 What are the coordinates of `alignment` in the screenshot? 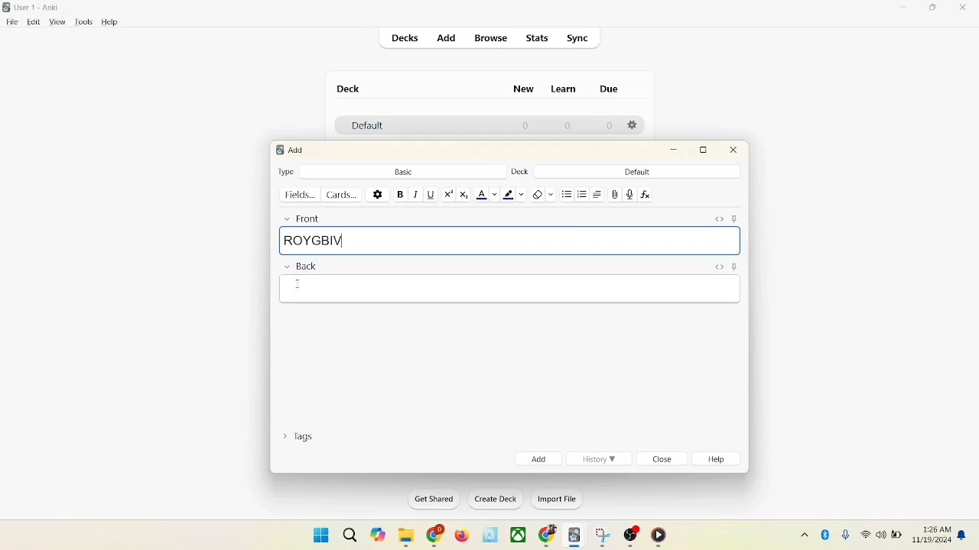 It's located at (599, 194).